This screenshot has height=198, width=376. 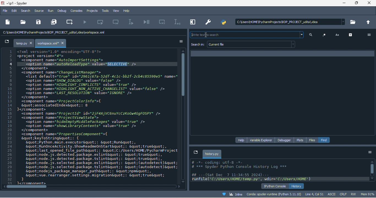 What do you see at coordinates (345, 4) in the screenshot?
I see `minimize` at bounding box center [345, 4].